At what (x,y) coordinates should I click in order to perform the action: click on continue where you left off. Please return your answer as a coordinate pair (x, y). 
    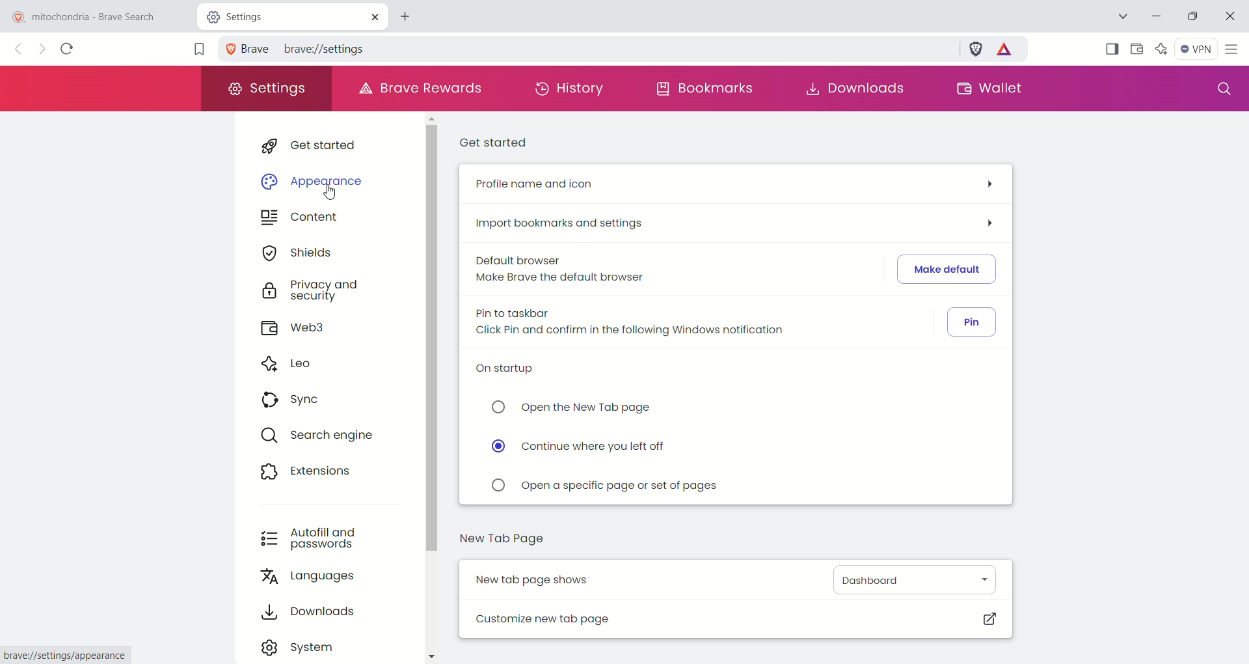
    Looking at the image, I should click on (582, 449).